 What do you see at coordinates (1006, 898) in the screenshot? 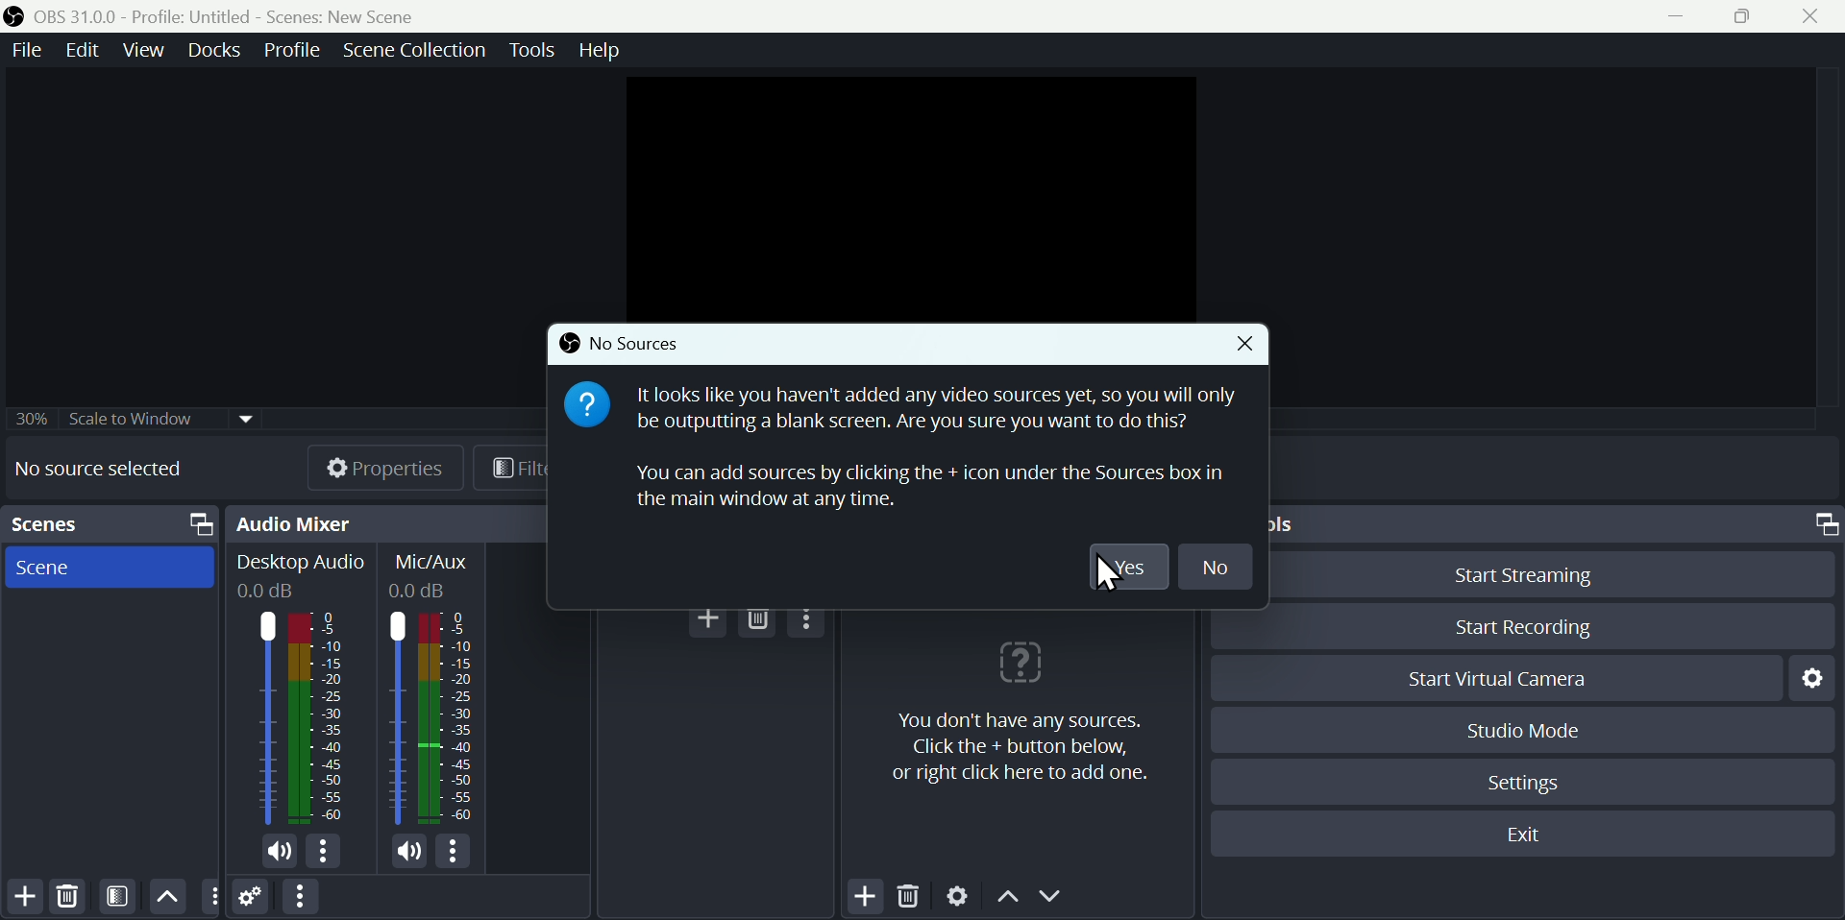
I see `up` at bounding box center [1006, 898].